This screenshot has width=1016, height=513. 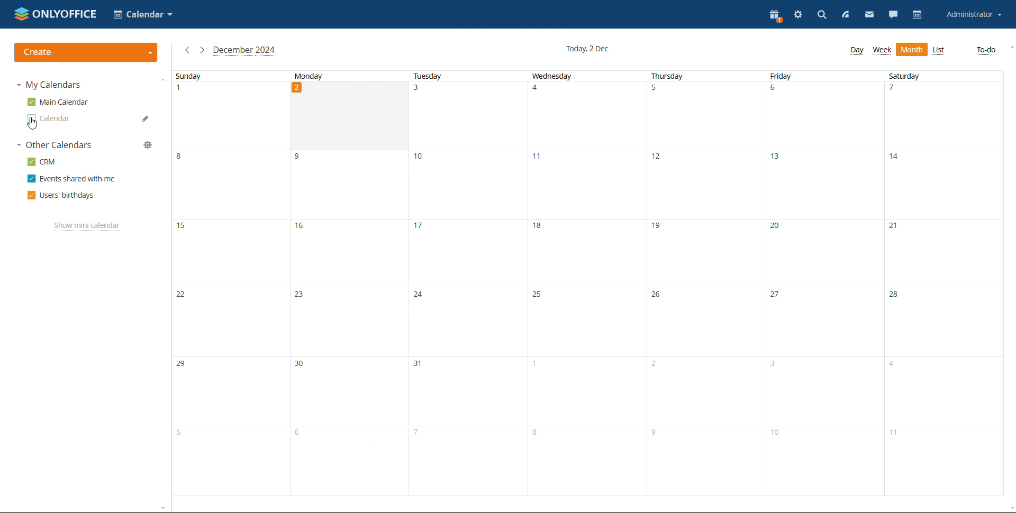 I want to click on settings, so click(x=798, y=15).